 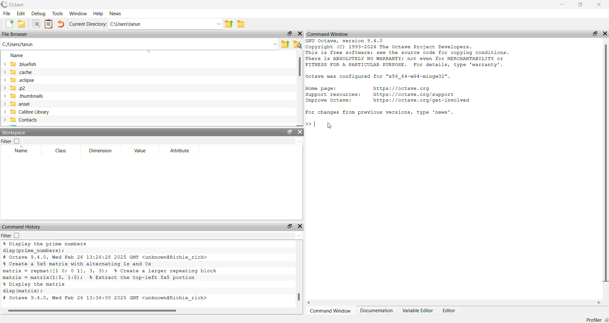 I want to click on scrollbar, so click(x=299, y=68).